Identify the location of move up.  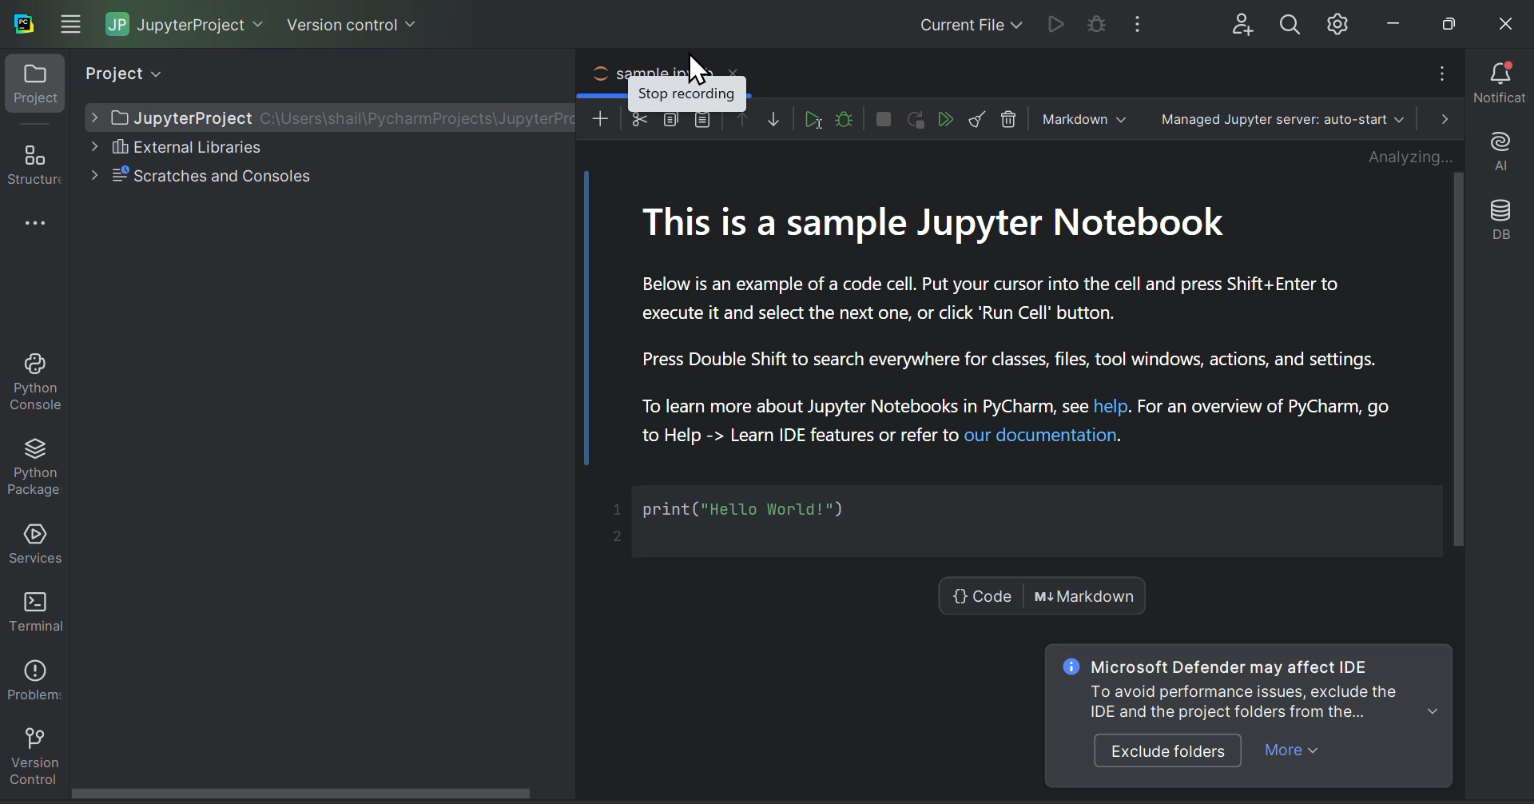
(744, 121).